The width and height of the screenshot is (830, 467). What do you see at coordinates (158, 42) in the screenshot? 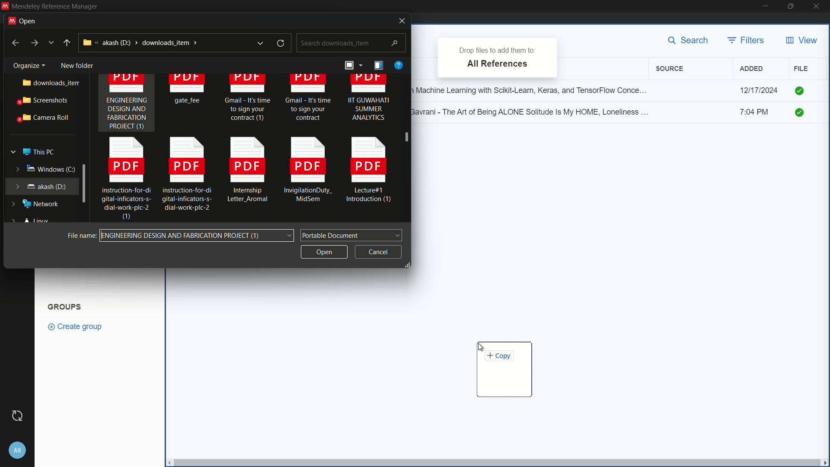
I see `akash (d:) > downloads_item` at bounding box center [158, 42].